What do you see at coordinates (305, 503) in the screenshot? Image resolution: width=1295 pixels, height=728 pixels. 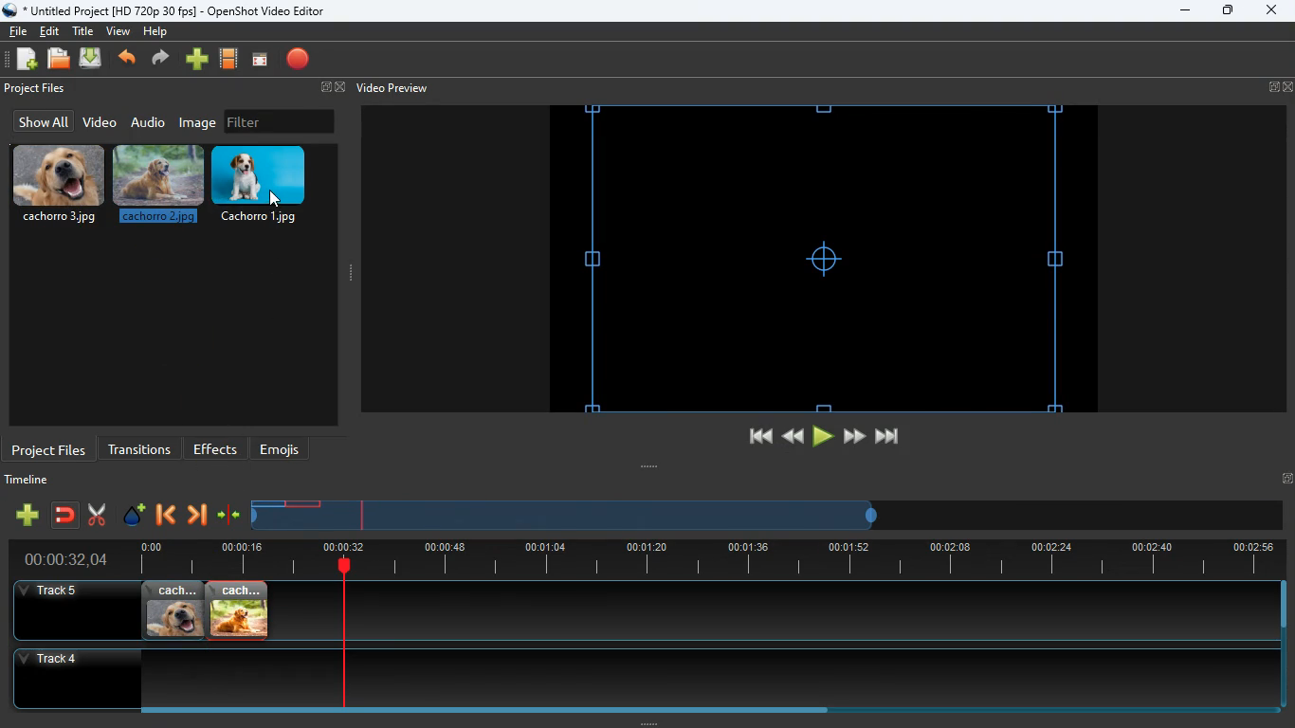 I see `image 2 timeline` at bounding box center [305, 503].